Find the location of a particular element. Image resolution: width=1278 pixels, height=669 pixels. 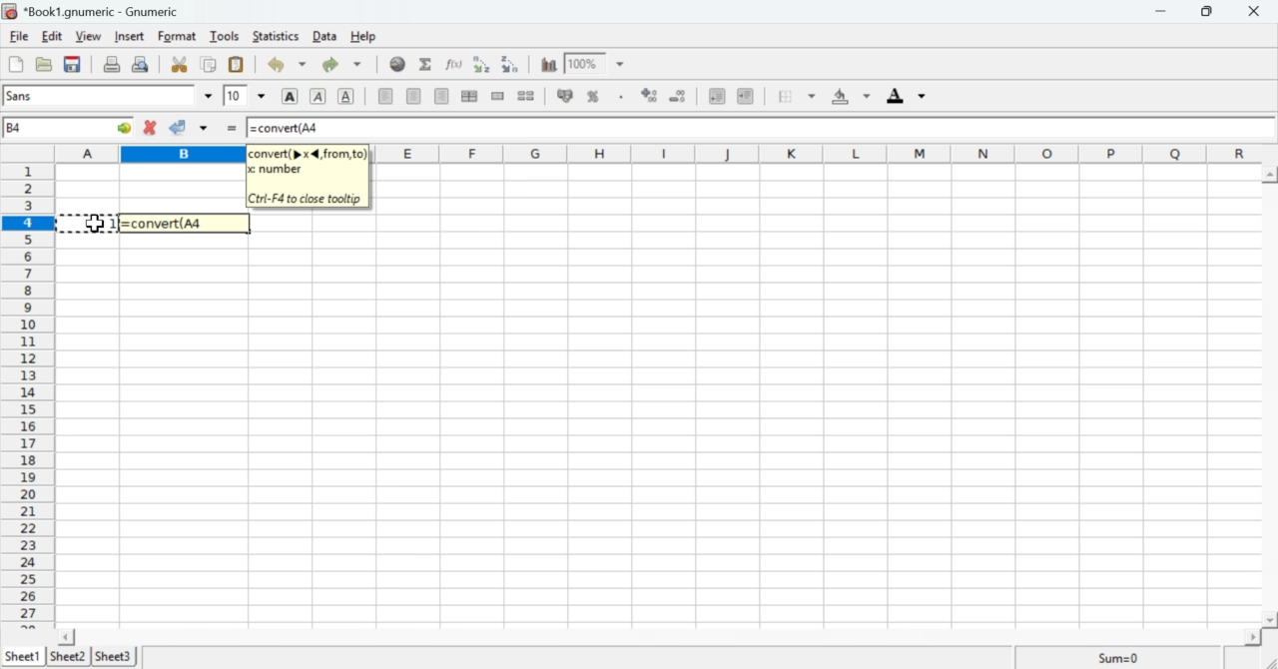

Italics is located at coordinates (319, 97).